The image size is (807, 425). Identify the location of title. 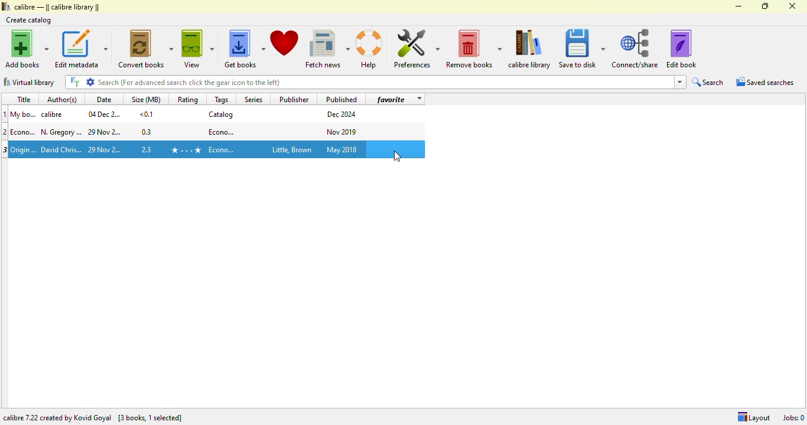
(24, 132).